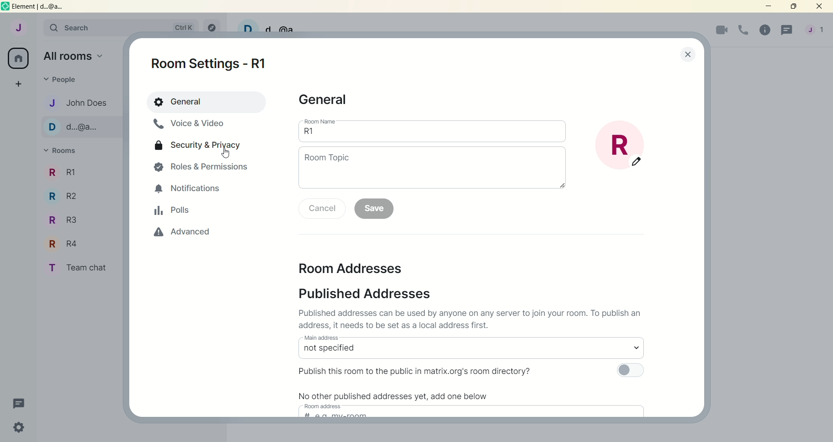 The image size is (833, 442). Describe the element at coordinates (785, 31) in the screenshot. I see `threads` at that location.